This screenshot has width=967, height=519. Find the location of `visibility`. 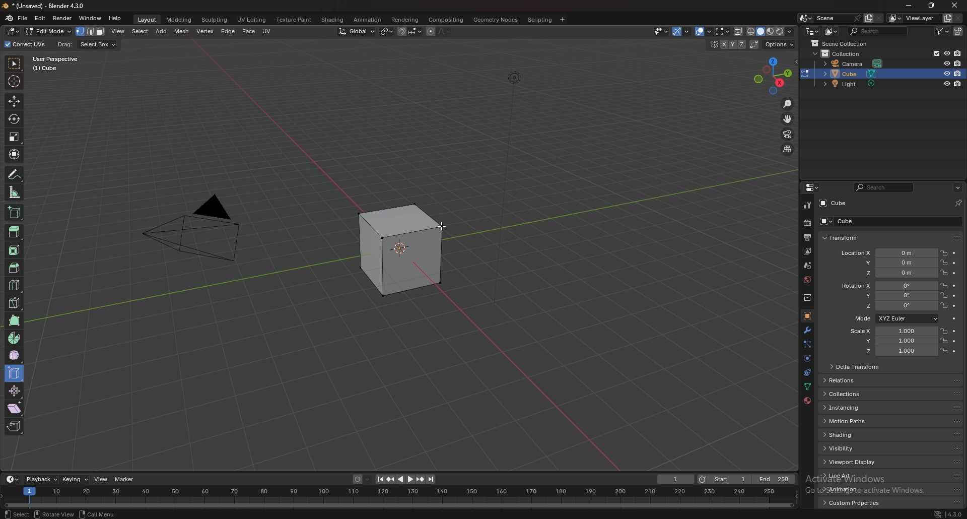

visibility is located at coordinates (843, 448).